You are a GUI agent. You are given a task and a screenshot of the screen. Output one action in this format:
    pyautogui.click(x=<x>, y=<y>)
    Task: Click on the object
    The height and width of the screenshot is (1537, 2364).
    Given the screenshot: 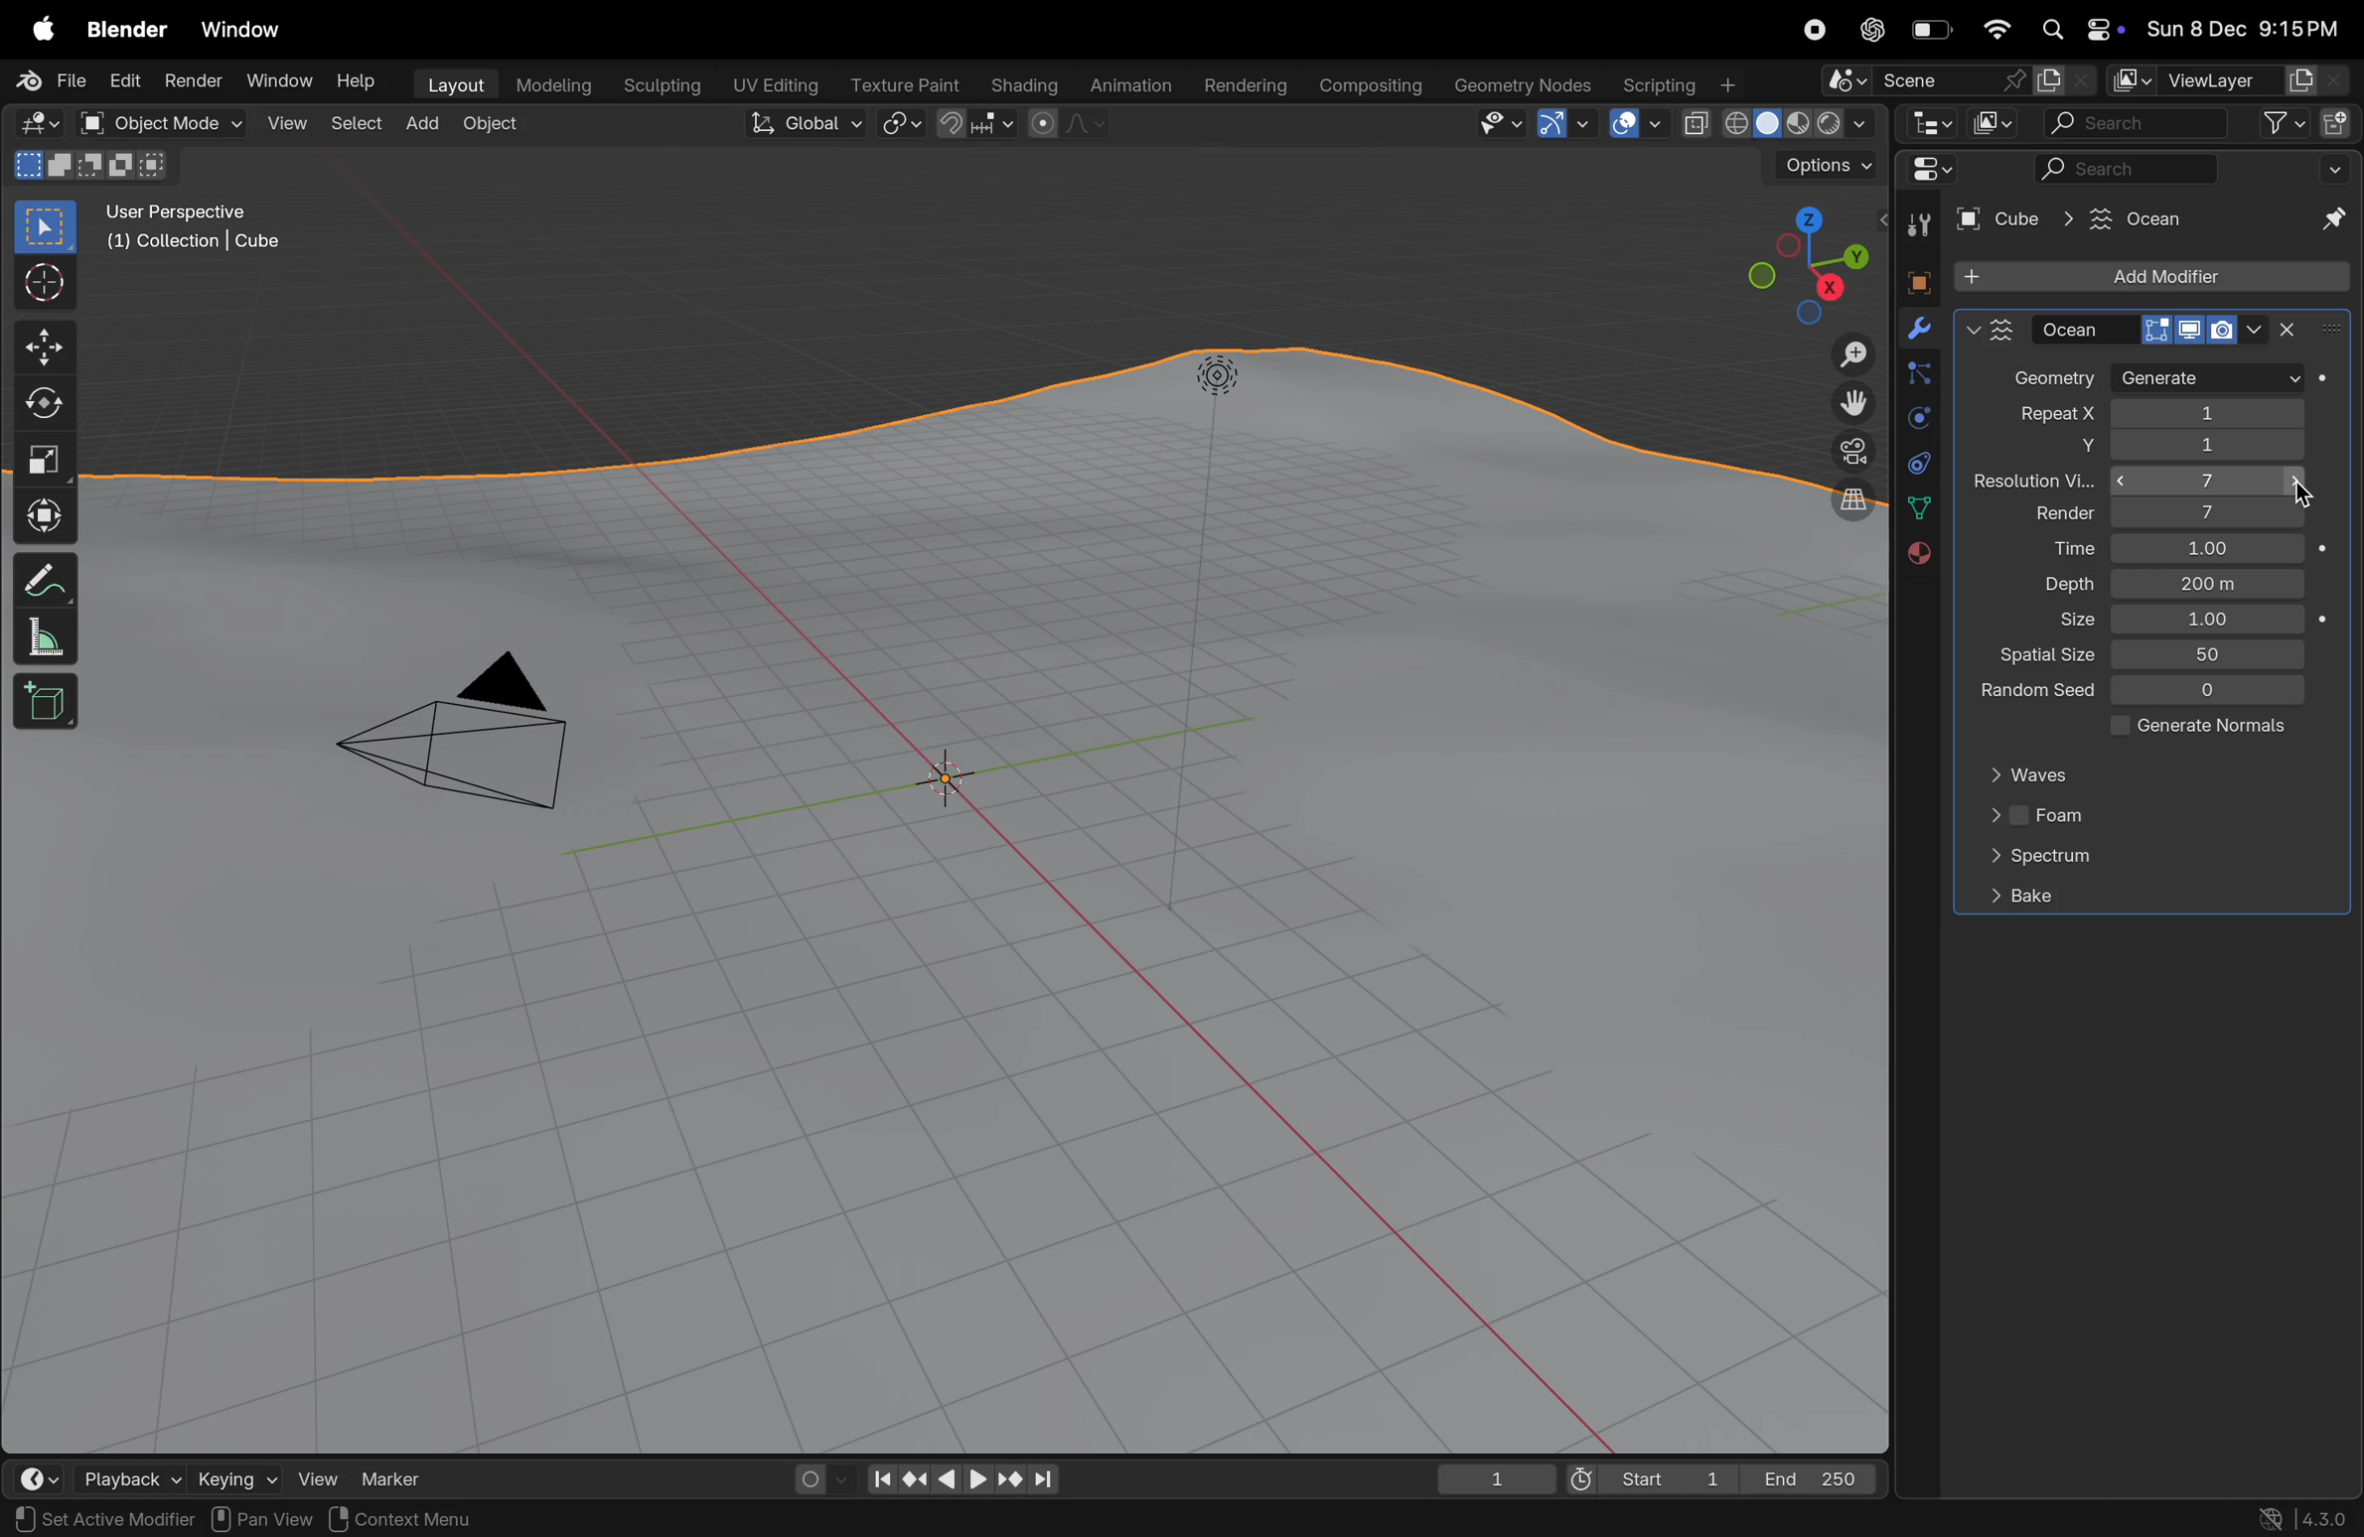 What is the action you would take?
    pyautogui.click(x=500, y=127)
    